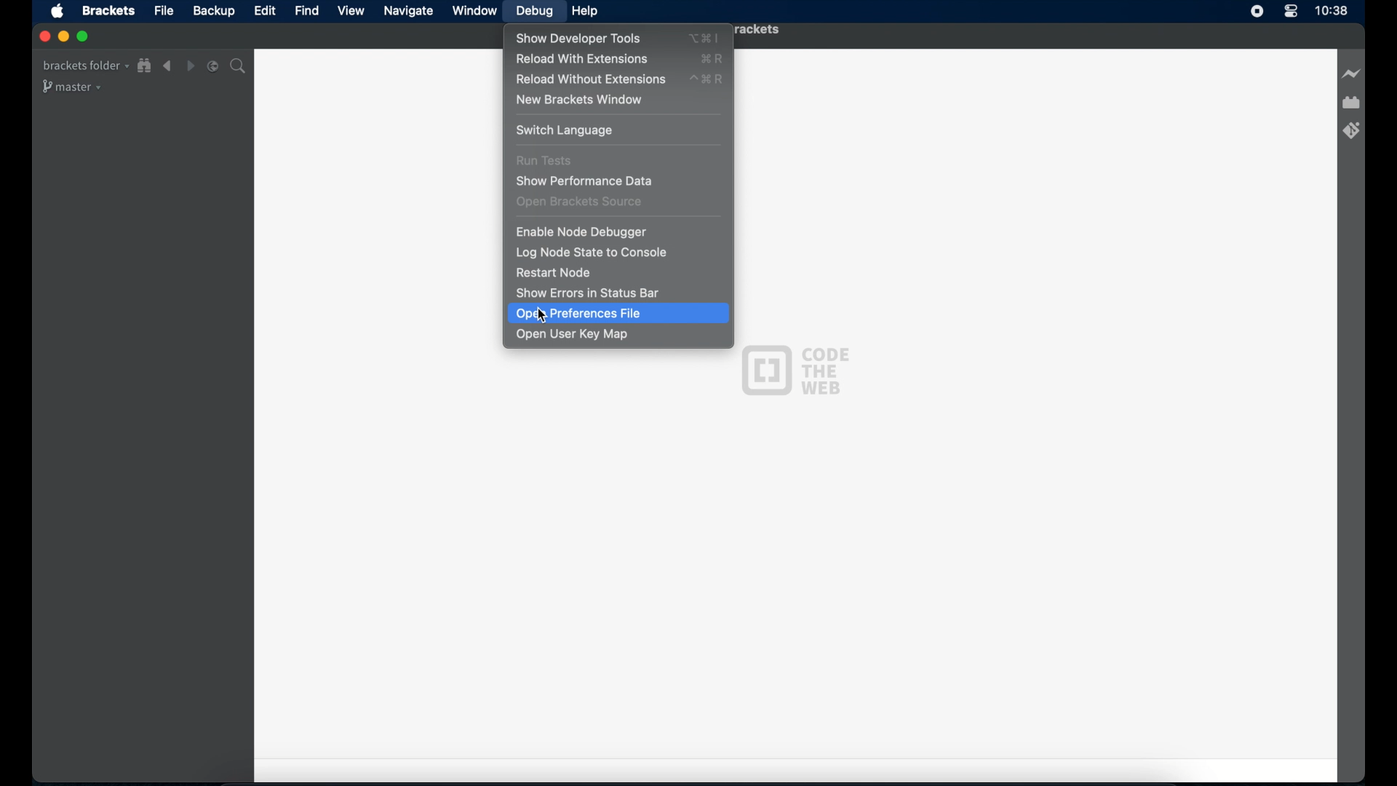 The image size is (1397, 786). I want to click on control center, so click(1290, 11).